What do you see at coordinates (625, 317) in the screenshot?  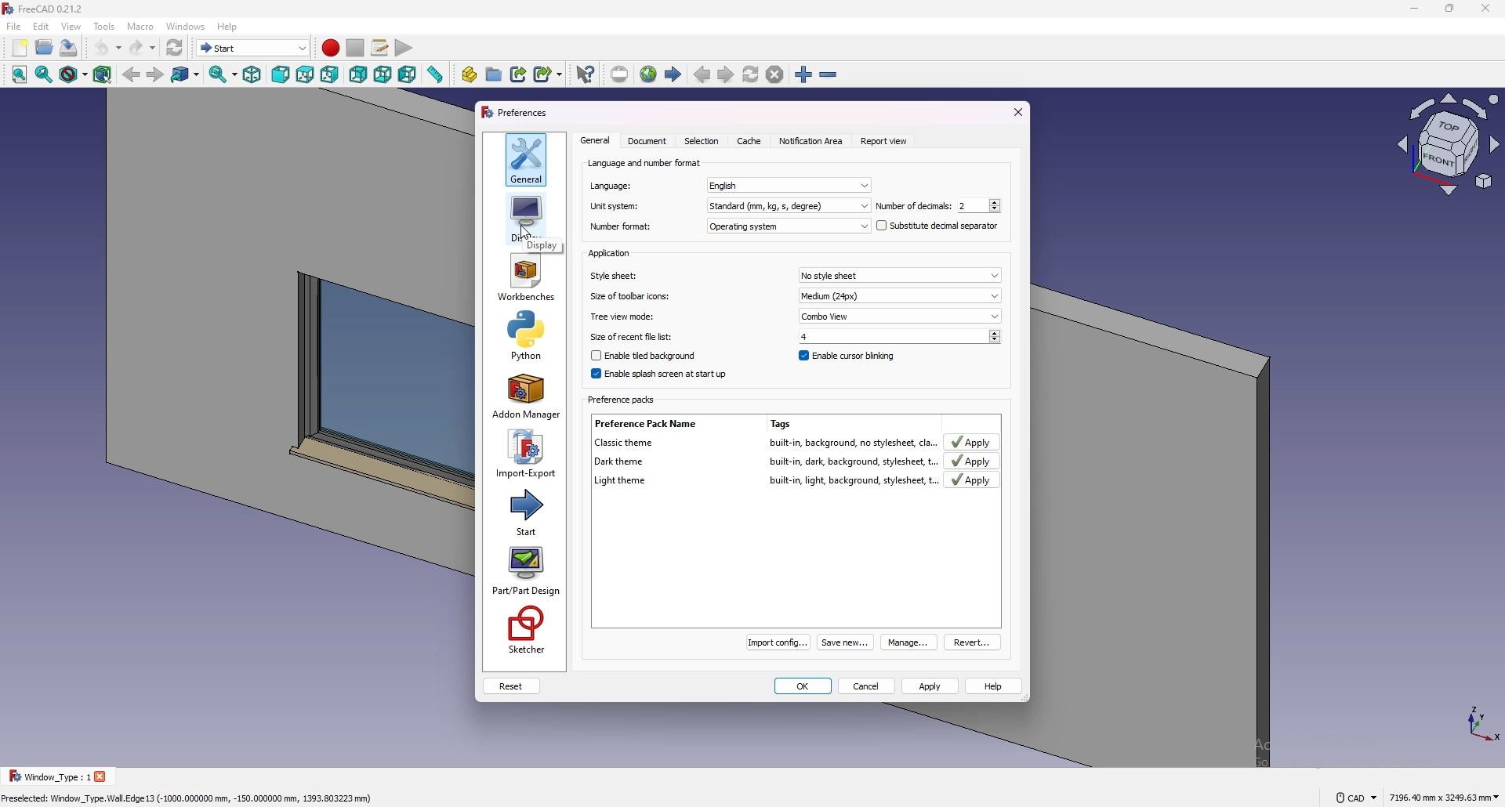 I see `Tree view mode:` at bounding box center [625, 317].